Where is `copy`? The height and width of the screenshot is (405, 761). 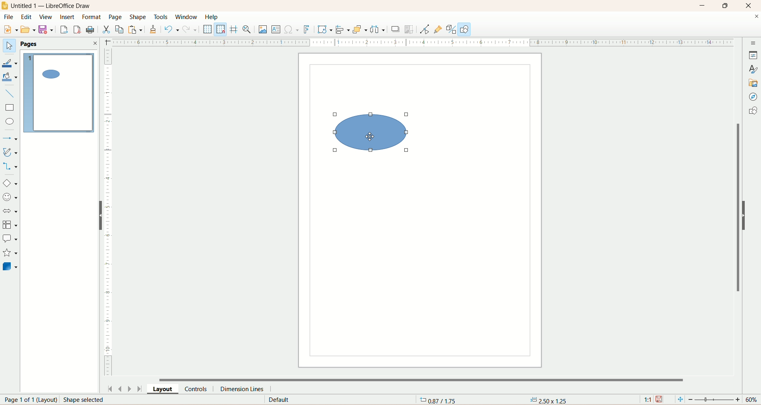 copy is located at coordinates (120, 29).